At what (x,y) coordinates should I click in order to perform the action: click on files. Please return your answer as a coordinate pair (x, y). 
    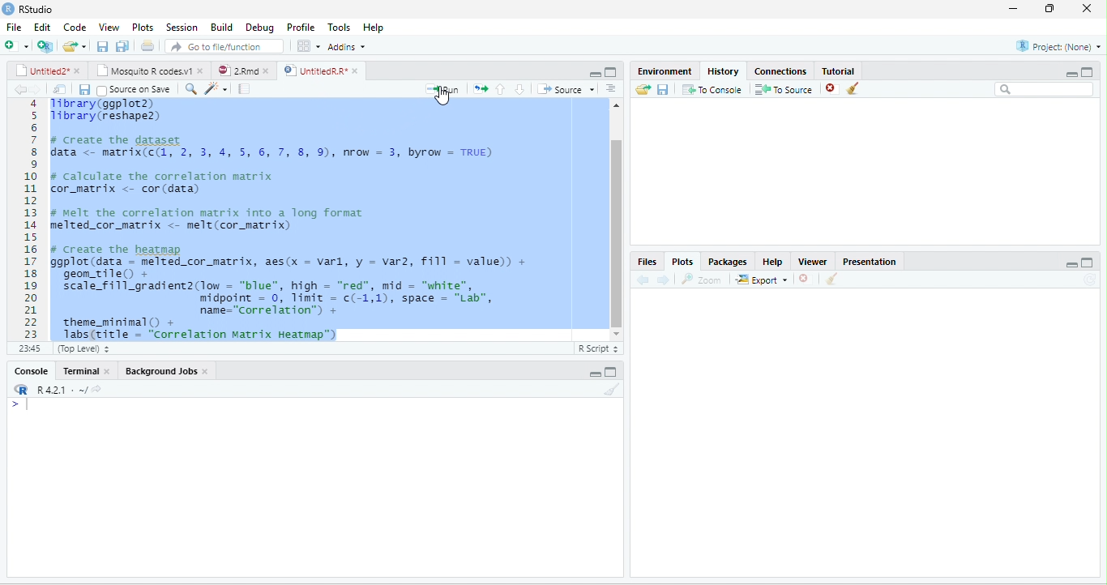
    Looking at the image, I should click on (646, 261).